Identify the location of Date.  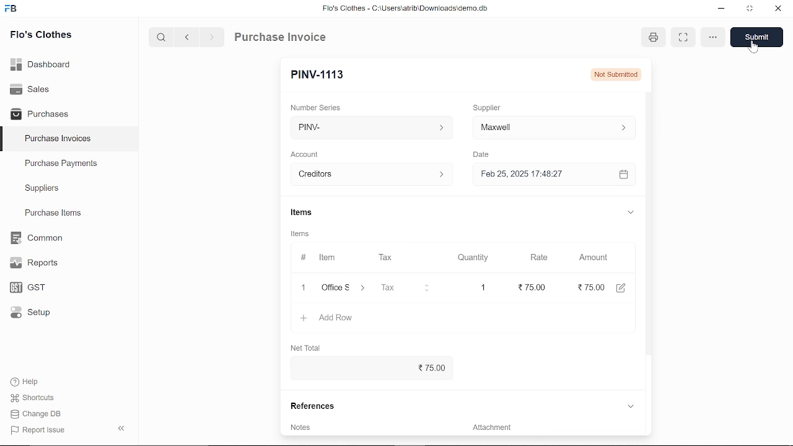
(484, 155).